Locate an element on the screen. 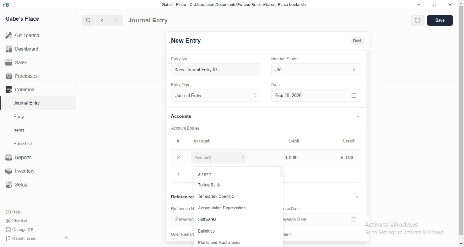 The width and height of the screenshot is (464, 247). cursor is located at coordinates (210, 160).